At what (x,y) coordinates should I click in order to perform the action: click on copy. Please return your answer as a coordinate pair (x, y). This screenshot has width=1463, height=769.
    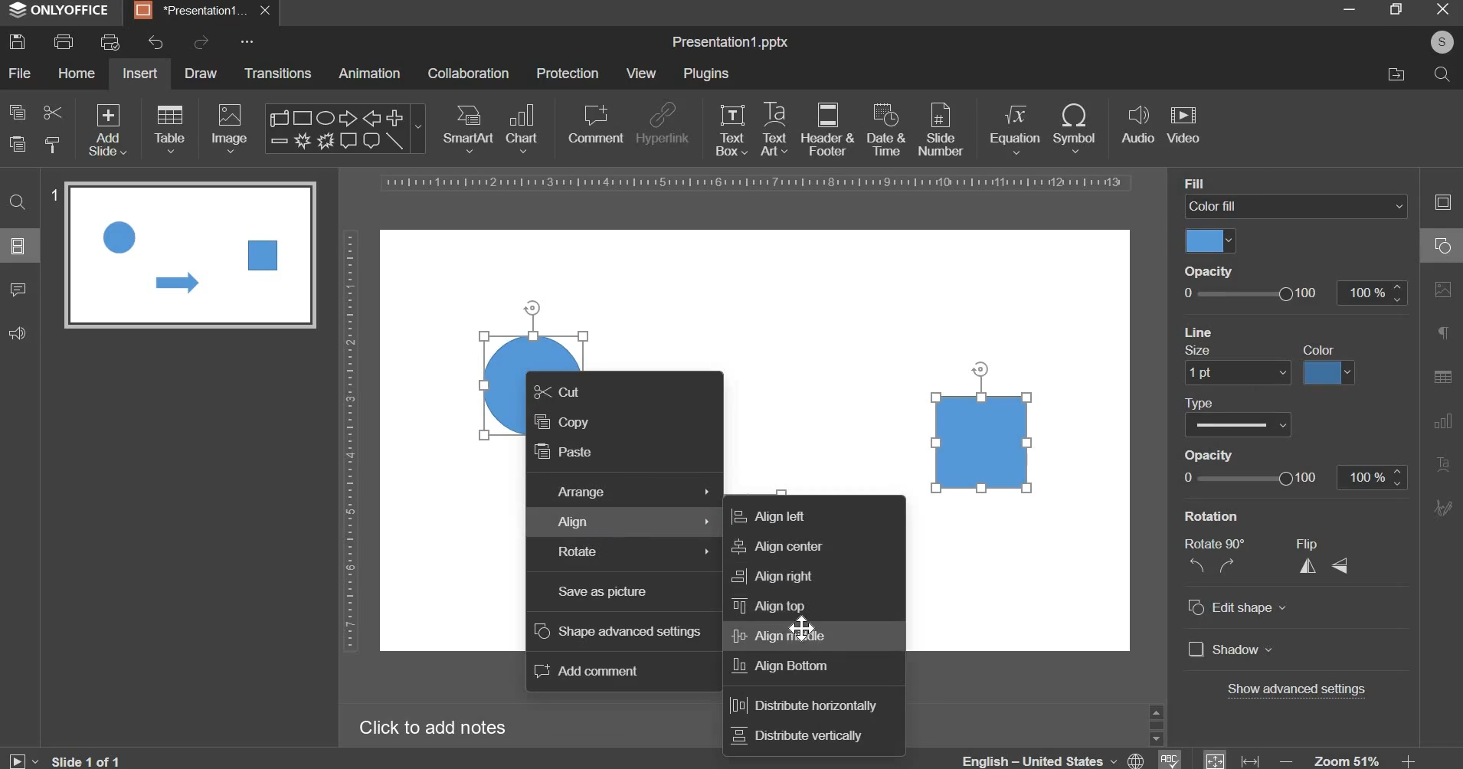
    Looking at the image, I should click on (18, 112).